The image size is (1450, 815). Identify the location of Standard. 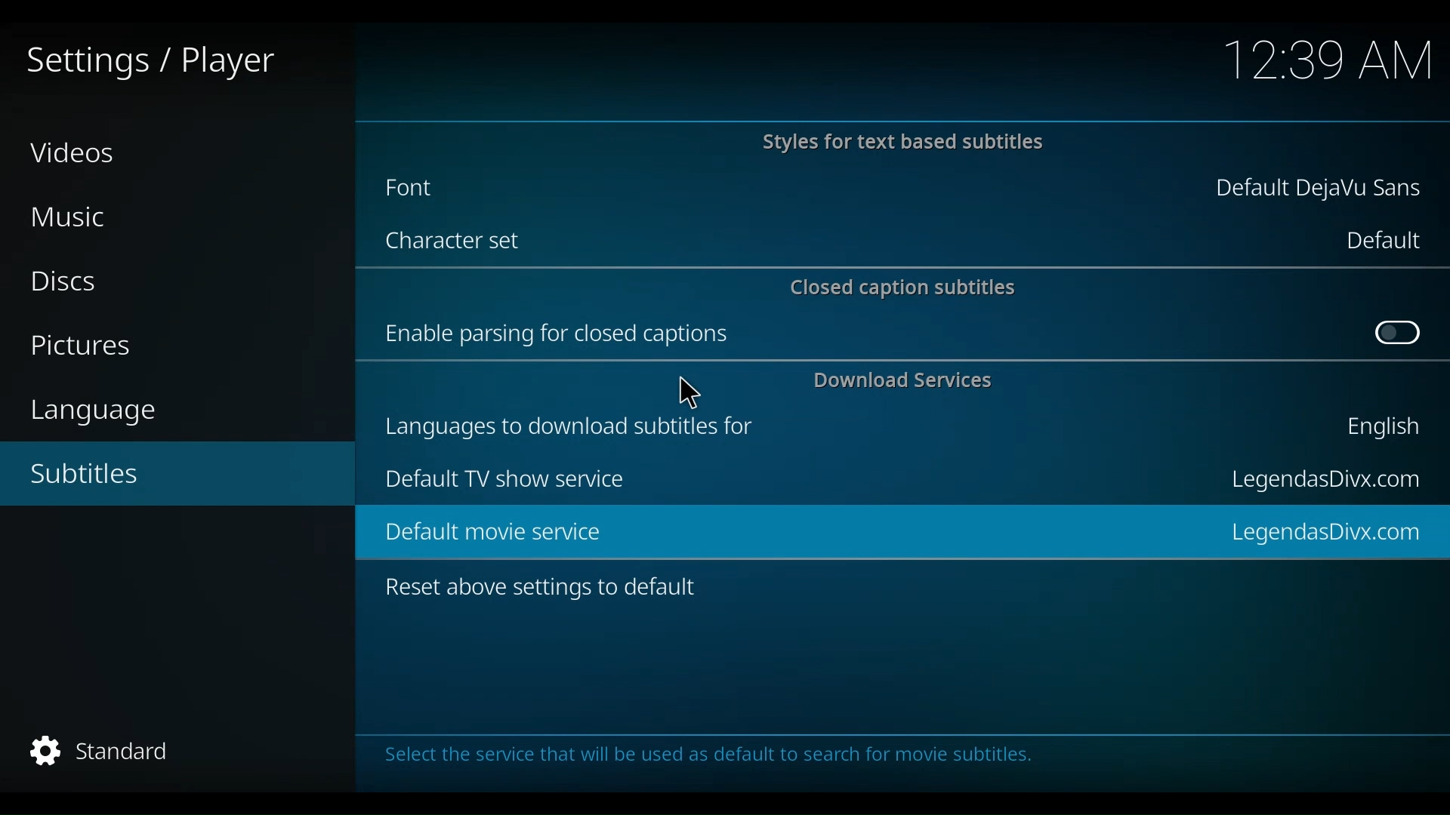
(112, 752).